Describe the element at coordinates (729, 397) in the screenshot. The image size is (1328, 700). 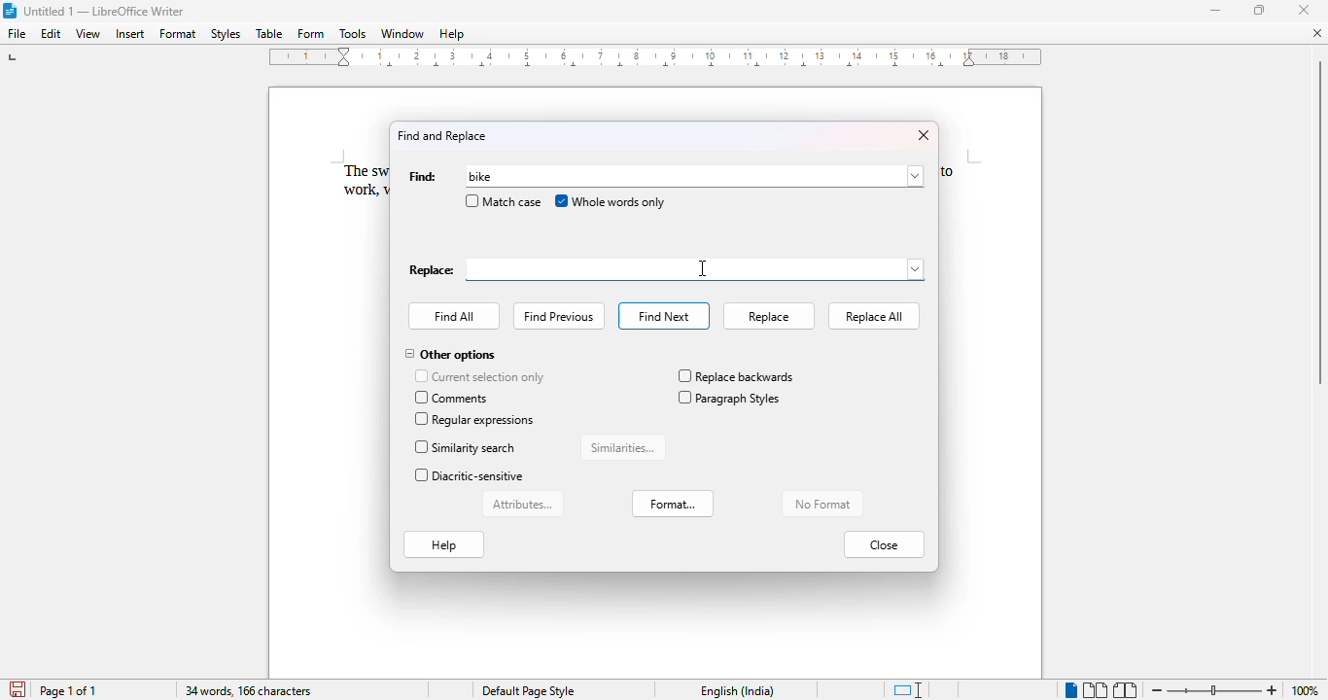
I see `paragraph styles` at that location.